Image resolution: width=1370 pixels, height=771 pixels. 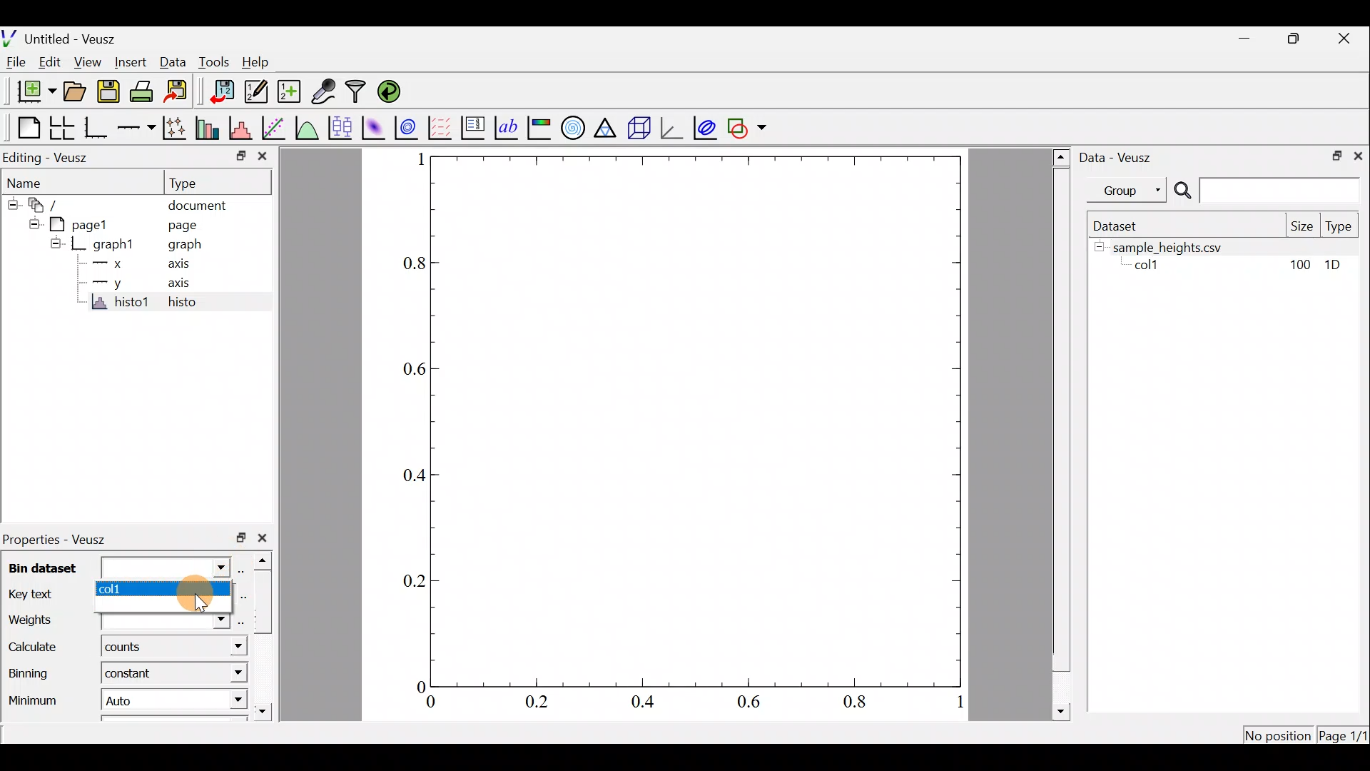 I want to click on restore down, so click(x=1292, y=40).